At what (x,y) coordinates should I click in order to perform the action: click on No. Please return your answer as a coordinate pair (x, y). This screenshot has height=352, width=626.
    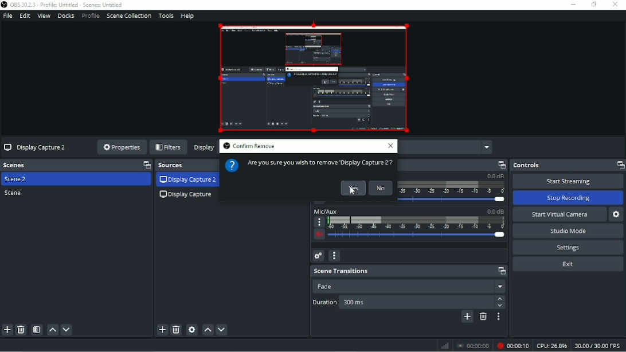
    Looking at the image, I should click on (381, 188).